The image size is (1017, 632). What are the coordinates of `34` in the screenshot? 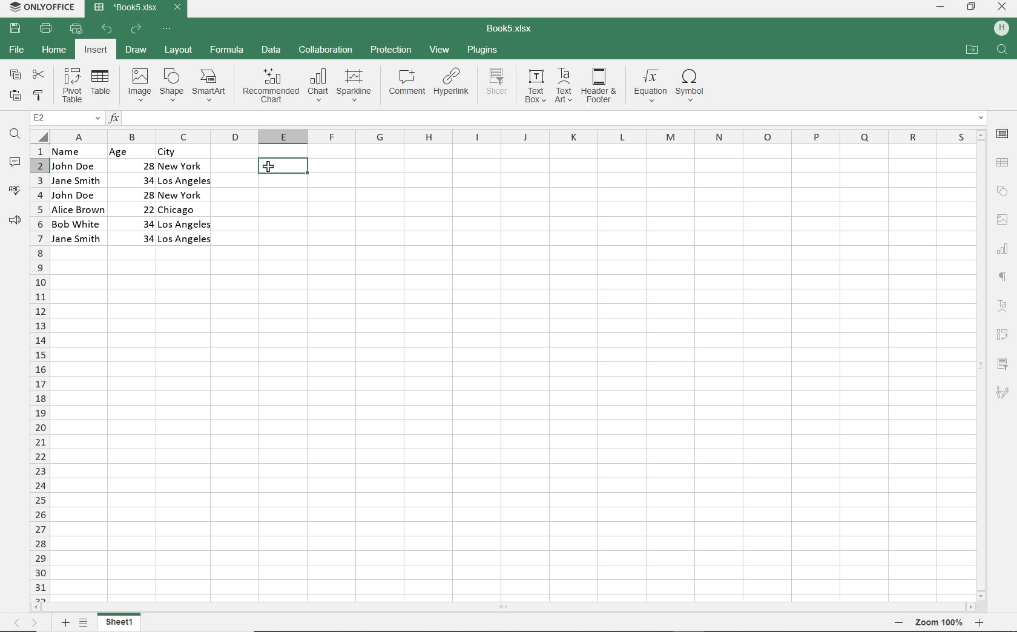 It's located at (143, 239).